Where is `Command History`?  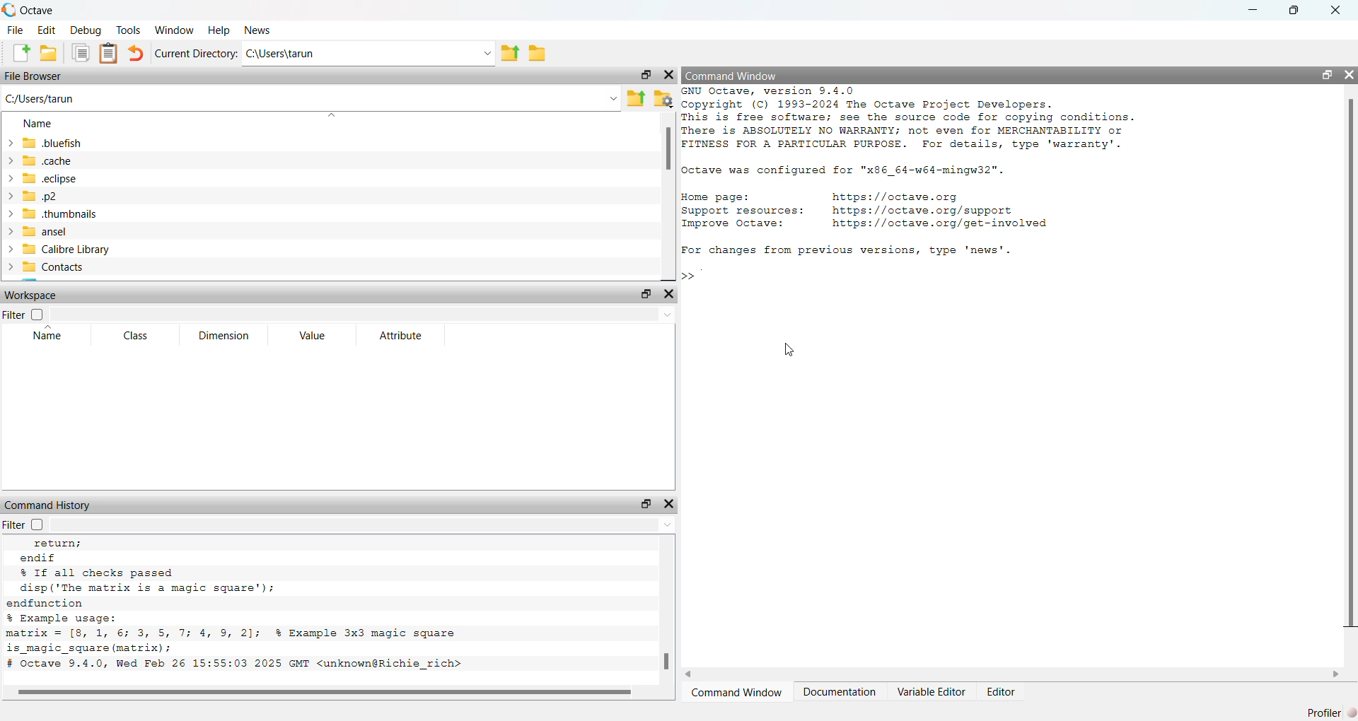
Command History is located at coordinates (47, 505).